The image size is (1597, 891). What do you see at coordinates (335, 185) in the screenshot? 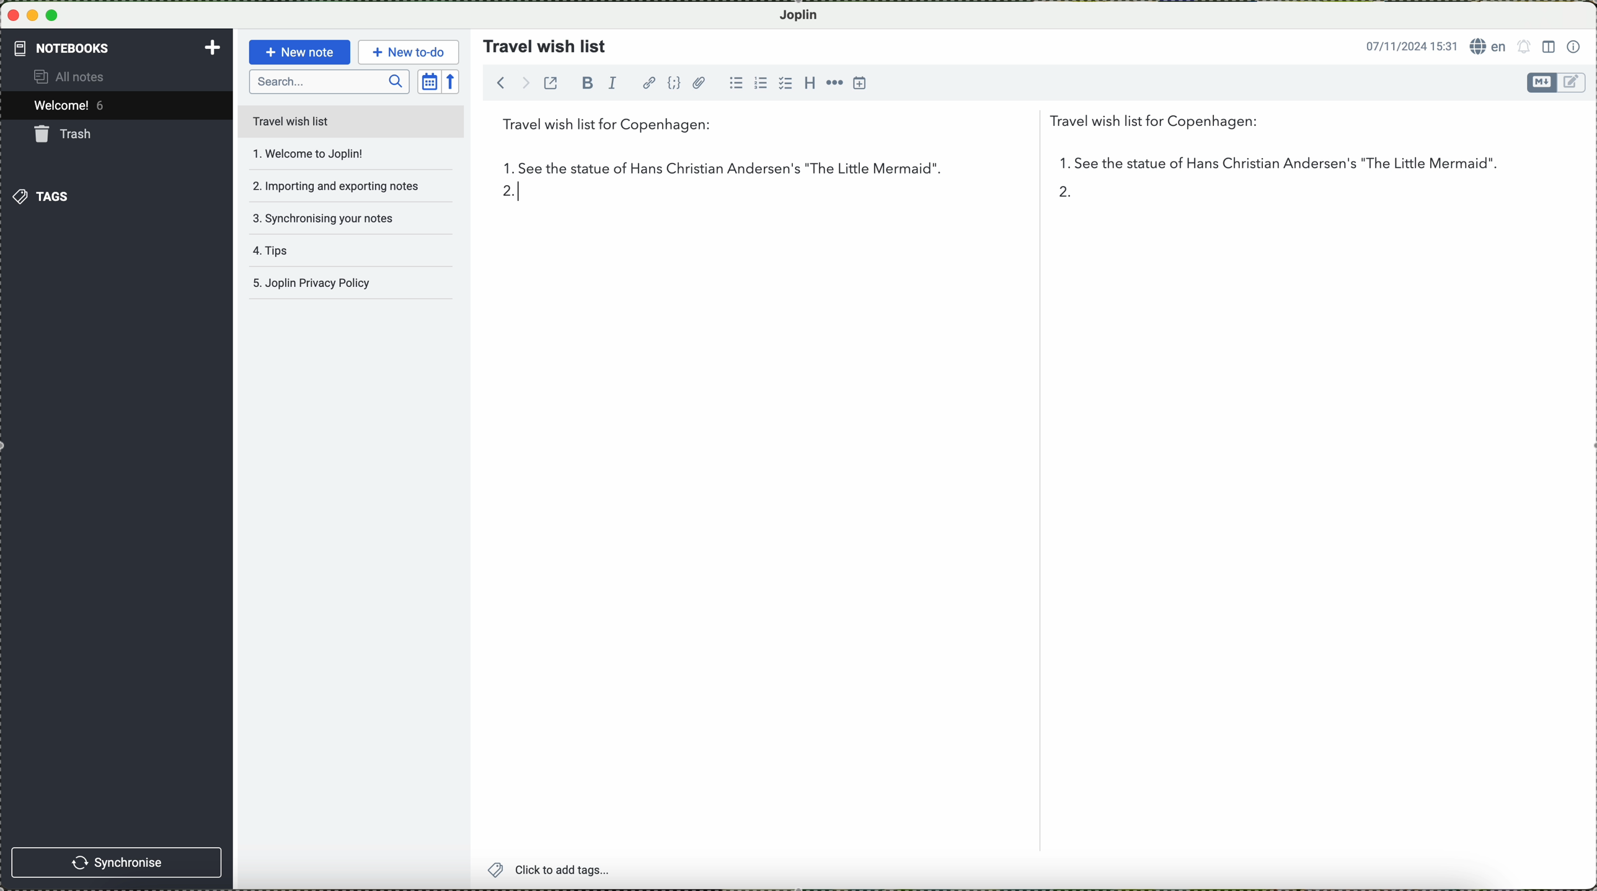
I see `importing and exporting notes` at bounding box center [335, 185].